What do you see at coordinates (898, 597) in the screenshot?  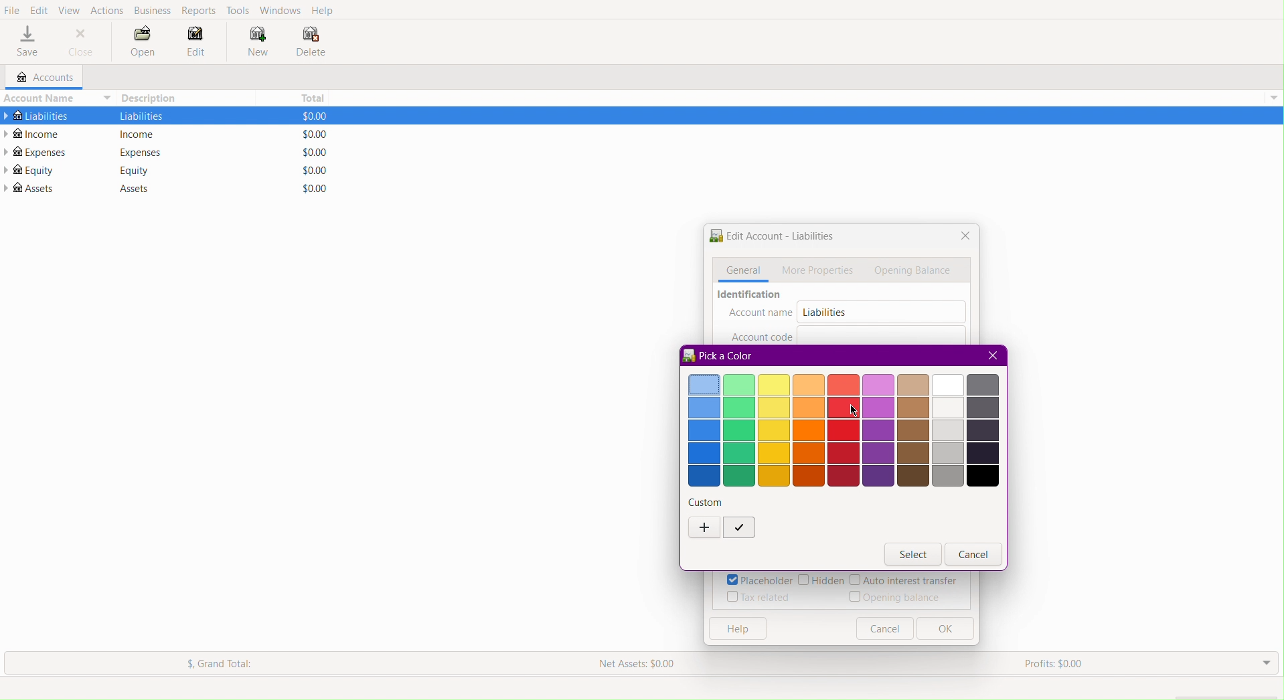 I see `Opening balance` at bounding box center [898, 597].